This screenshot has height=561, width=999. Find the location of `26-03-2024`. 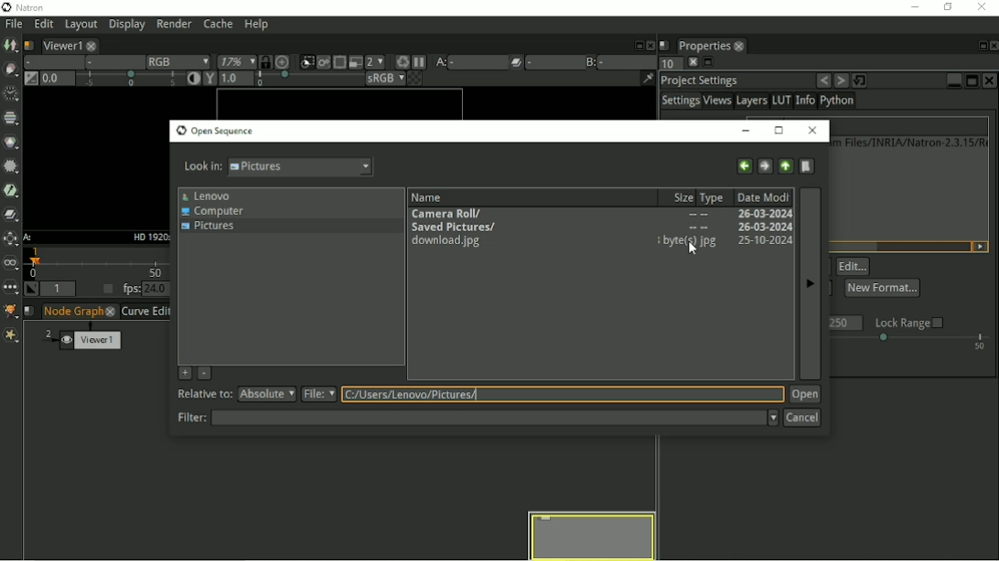

26-03-2024 is located at coordinates (763, 214).